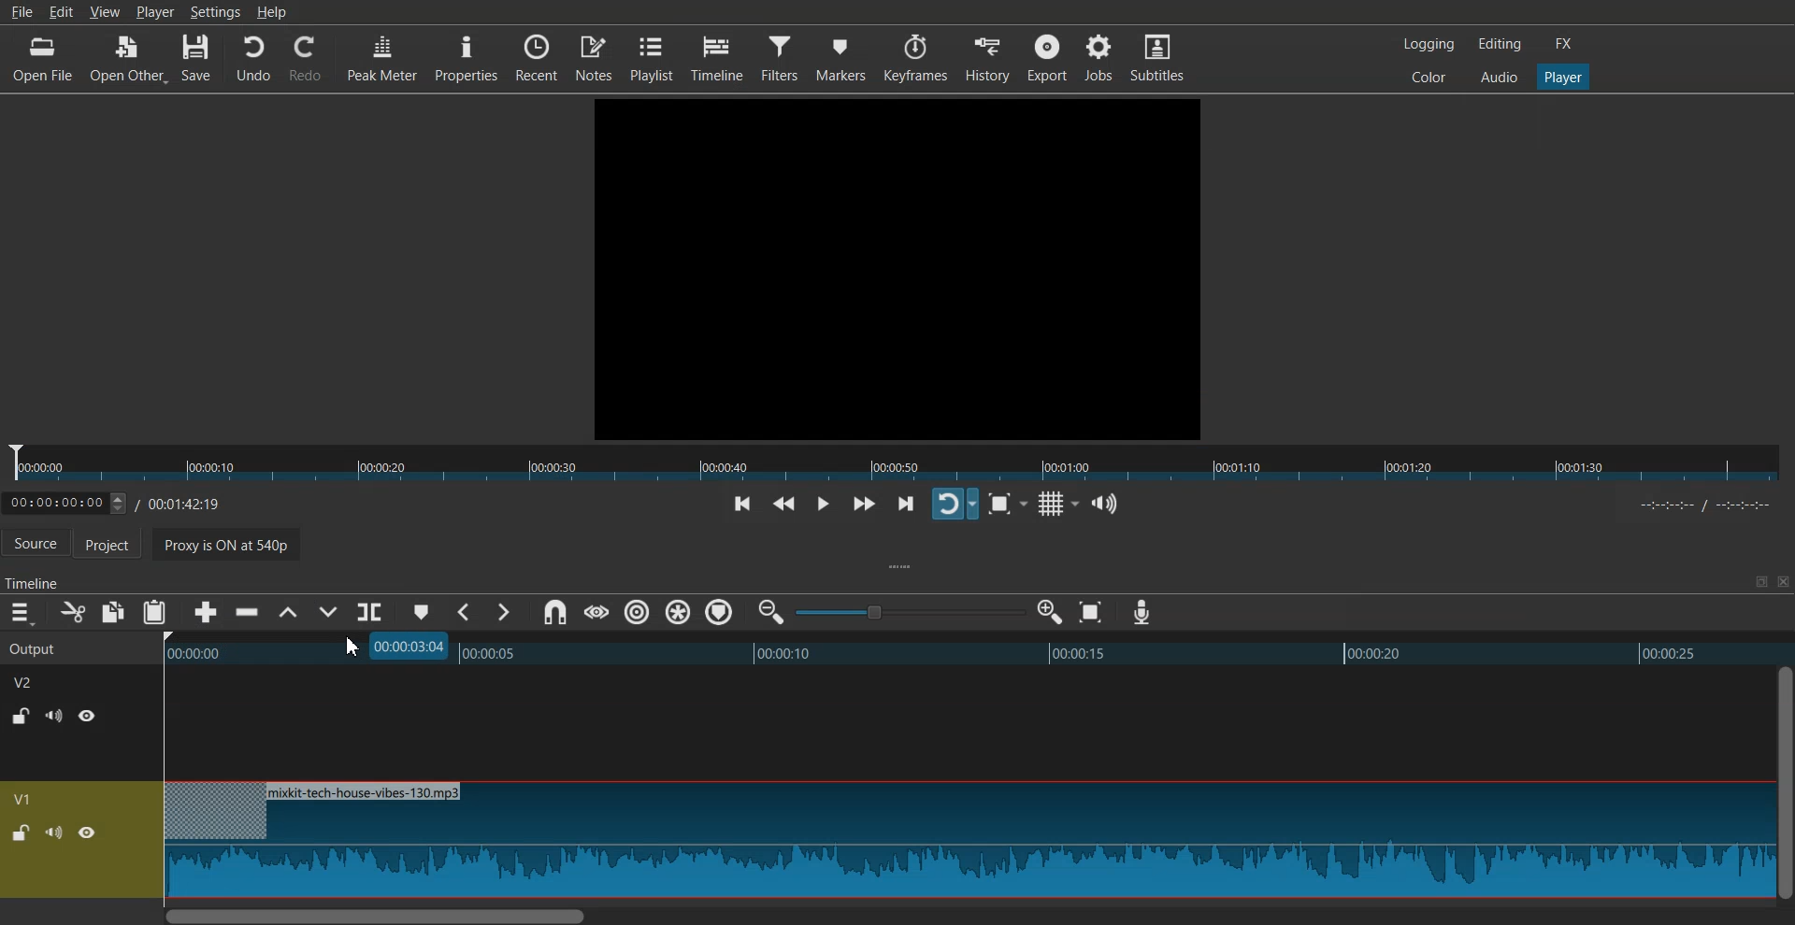 Image resolution: width=1795 pixels, height=925 pixels. I want to click on Ripple all markers, so click(679, 613).